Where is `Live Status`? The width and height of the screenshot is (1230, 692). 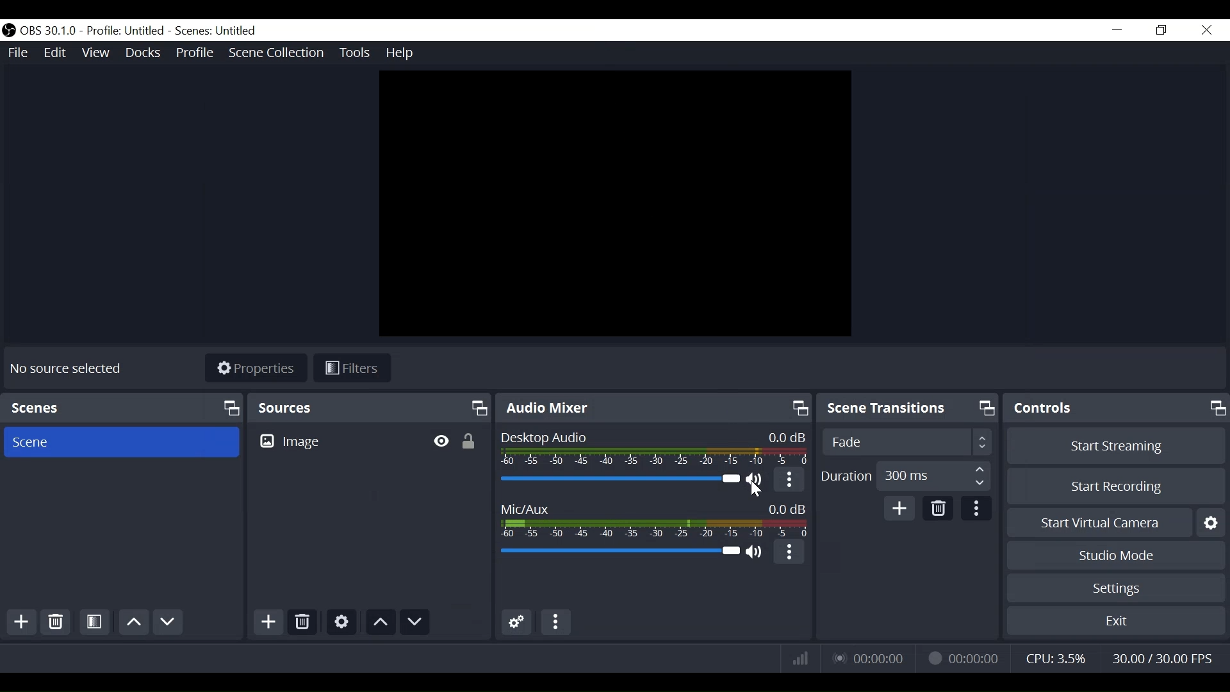
Live Status is located at coordinates (871, 656).